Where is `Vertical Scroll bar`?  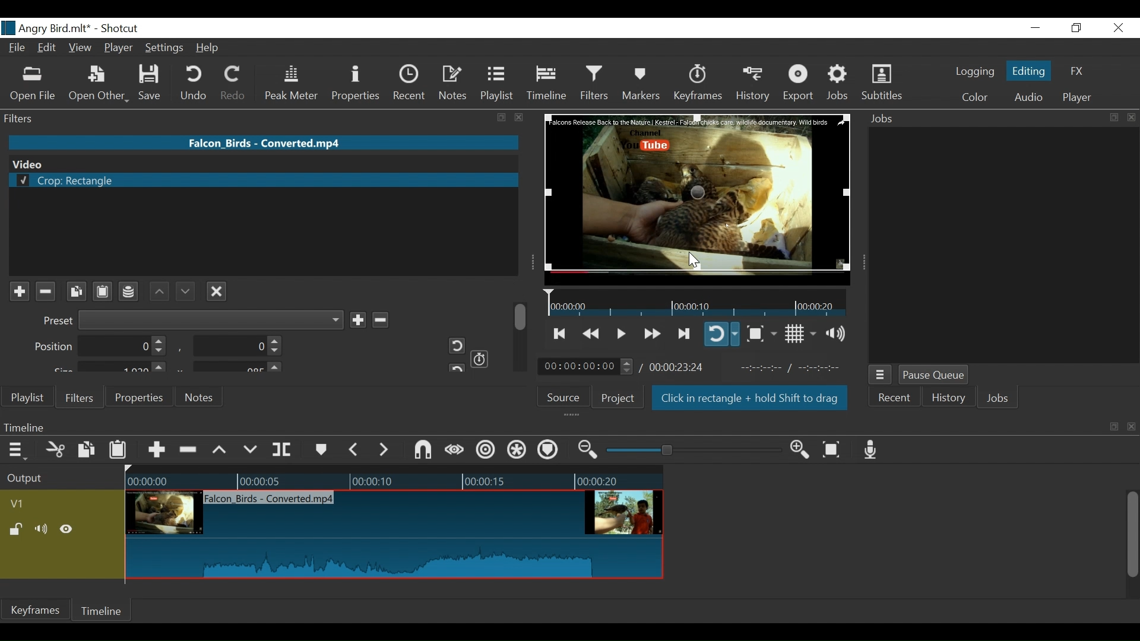 Vertical Scroll bar is located at coordinates (1131, 536).